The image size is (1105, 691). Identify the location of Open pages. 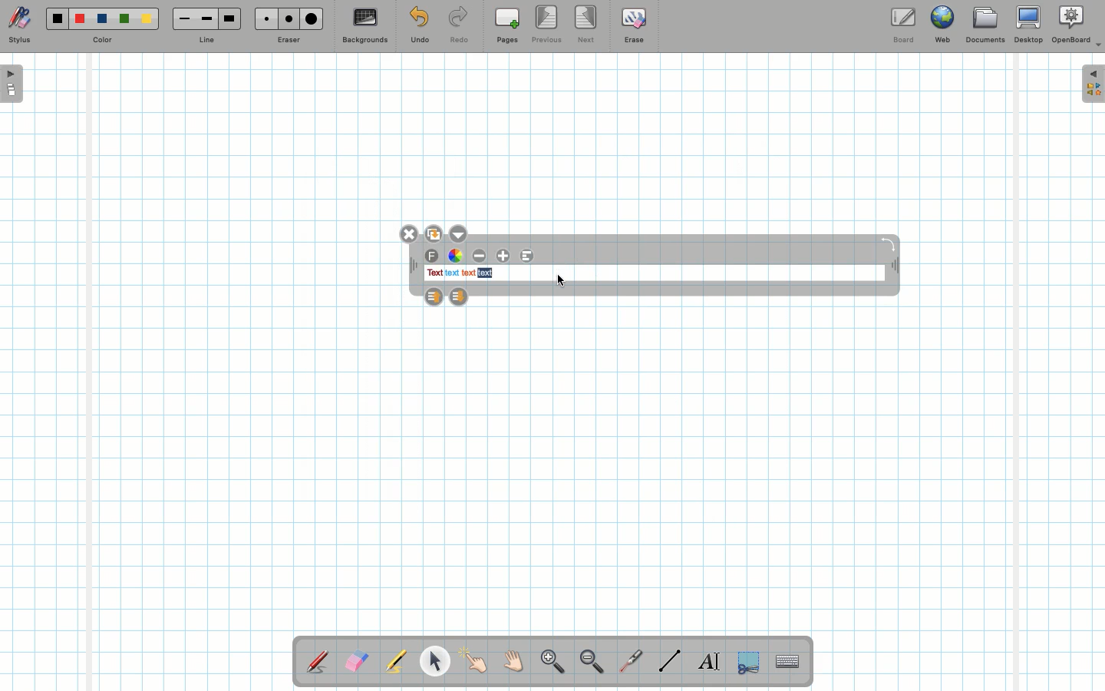
(13, 83).